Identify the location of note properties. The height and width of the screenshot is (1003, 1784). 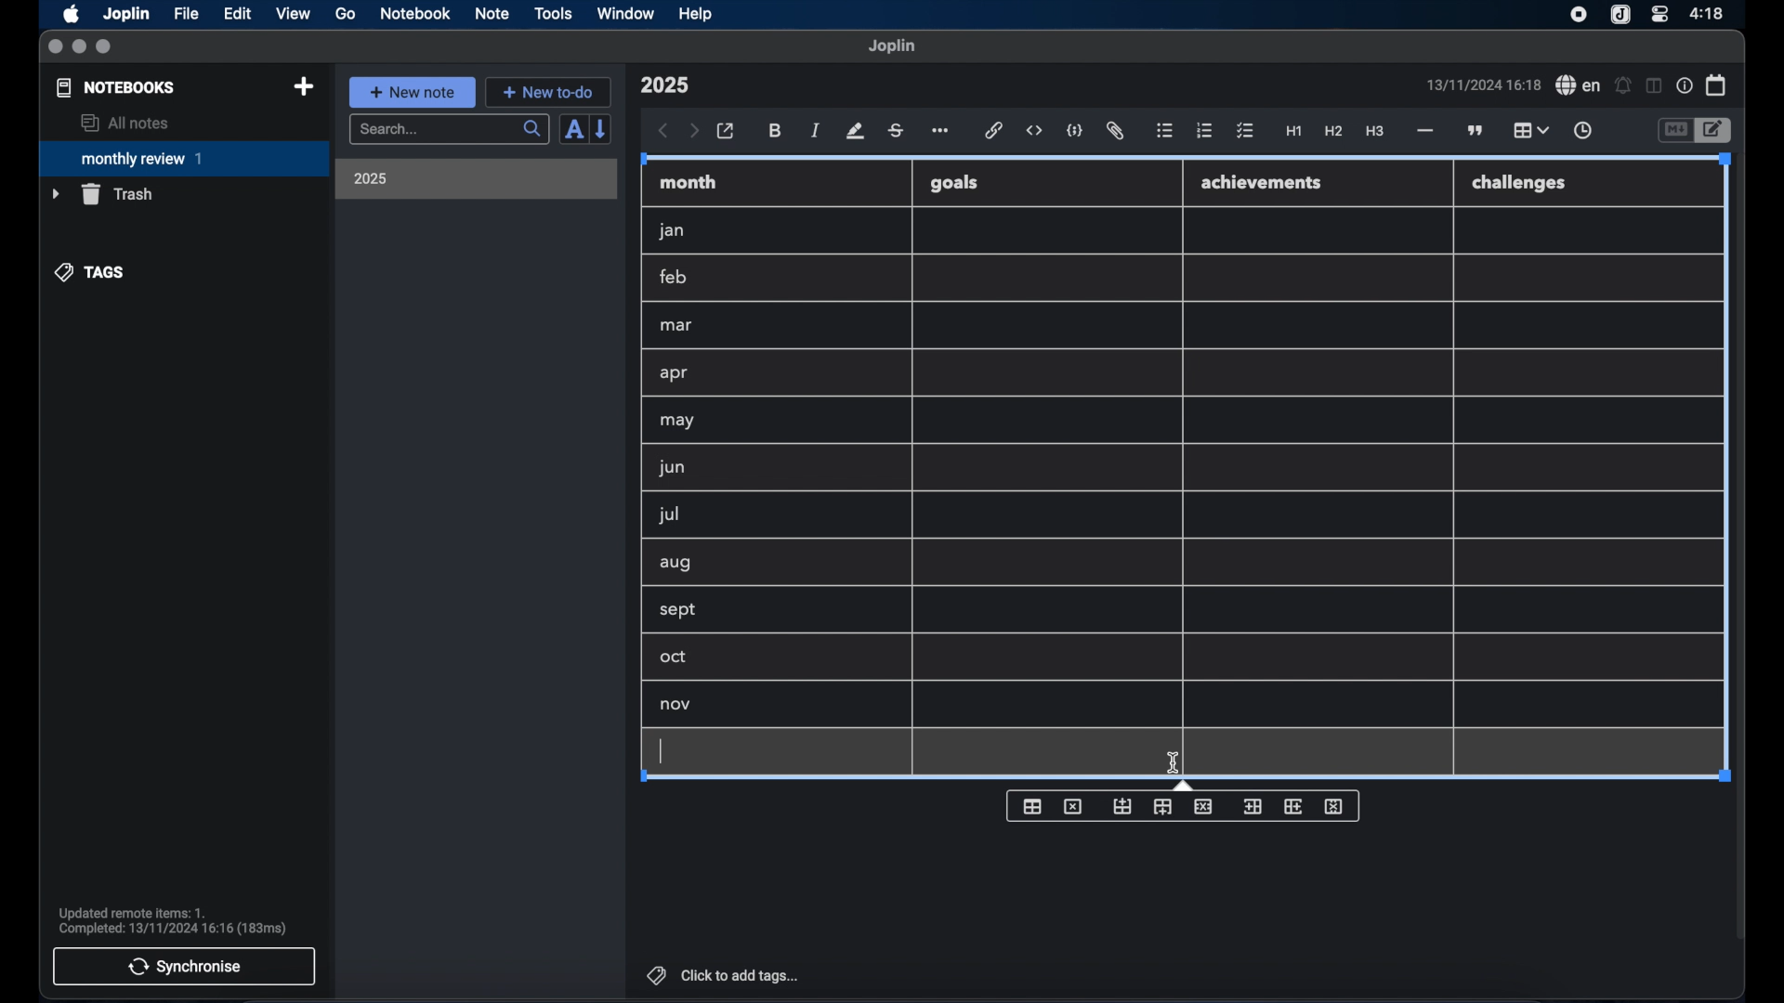
(1685, 86).